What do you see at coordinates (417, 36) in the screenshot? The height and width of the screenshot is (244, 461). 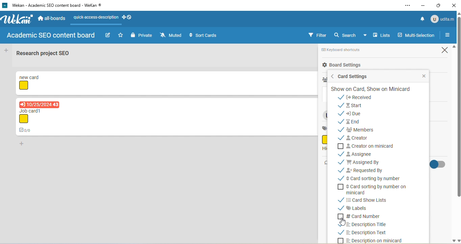 I see `multi selection` at bounding box center [417, 36].